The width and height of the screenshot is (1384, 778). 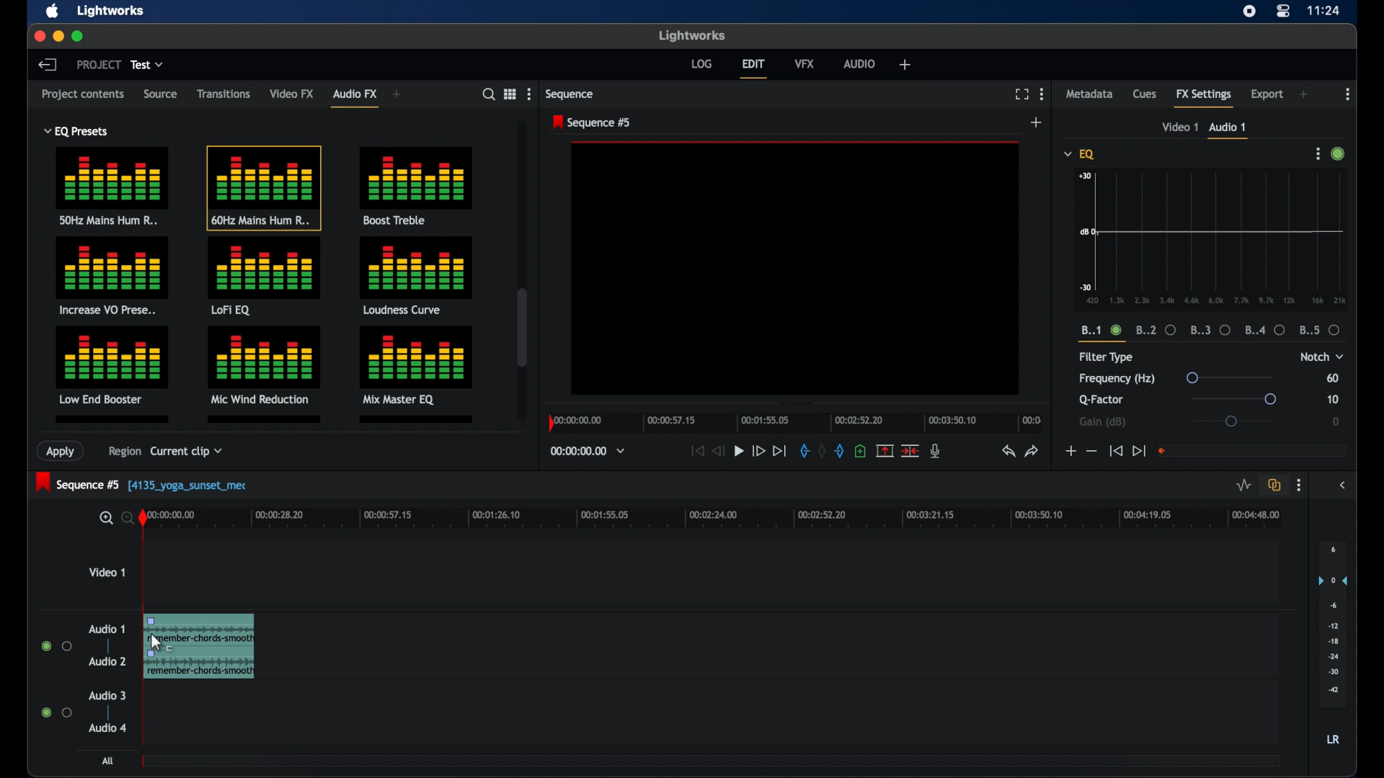 I want to click on lightworks, so click(x=691, y=35).